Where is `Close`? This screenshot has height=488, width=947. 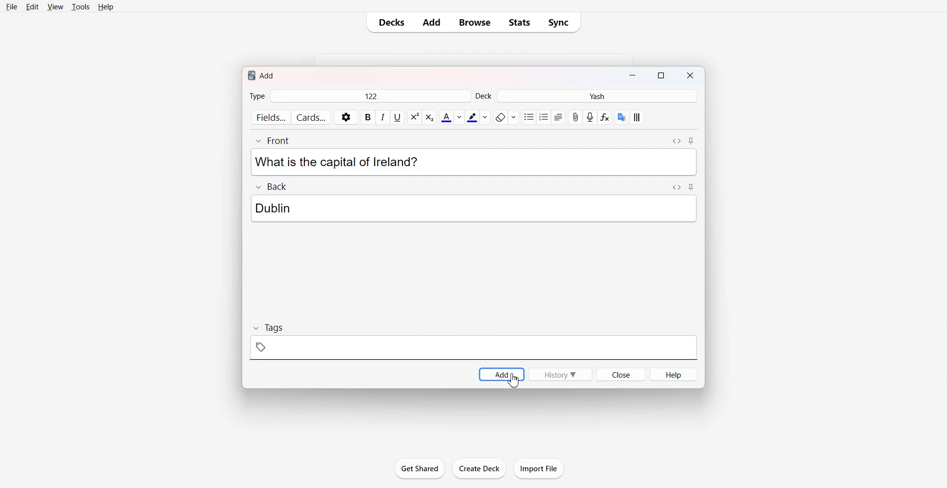
Close is located at coordinates (692, 76).